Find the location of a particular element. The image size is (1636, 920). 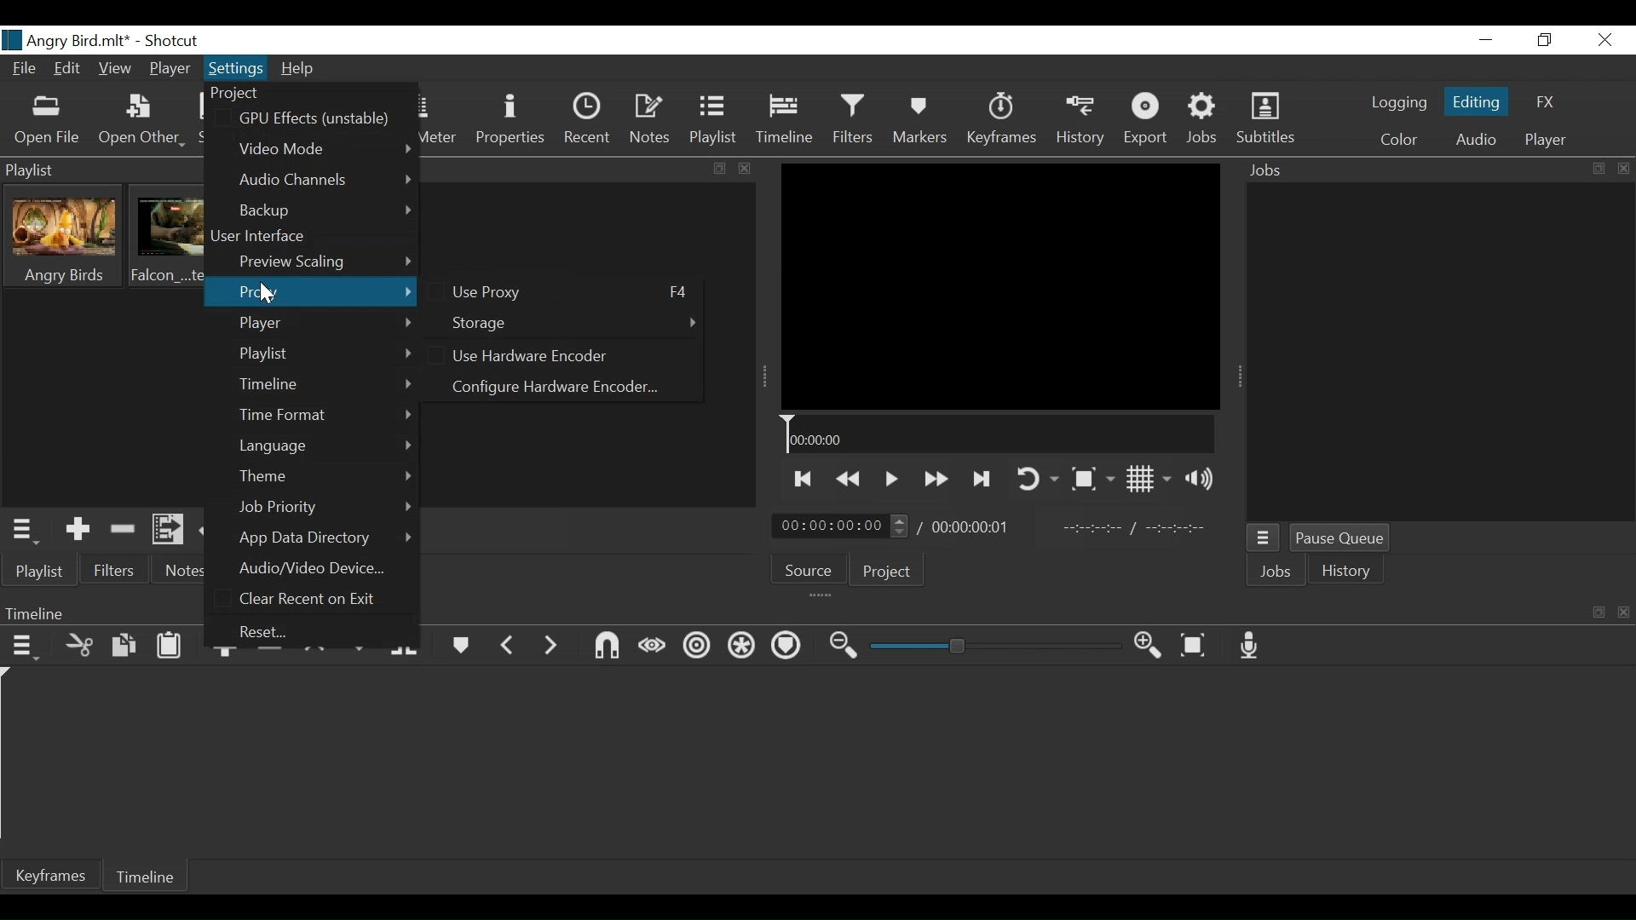

Overwrite is located at coordinates (360, 647).